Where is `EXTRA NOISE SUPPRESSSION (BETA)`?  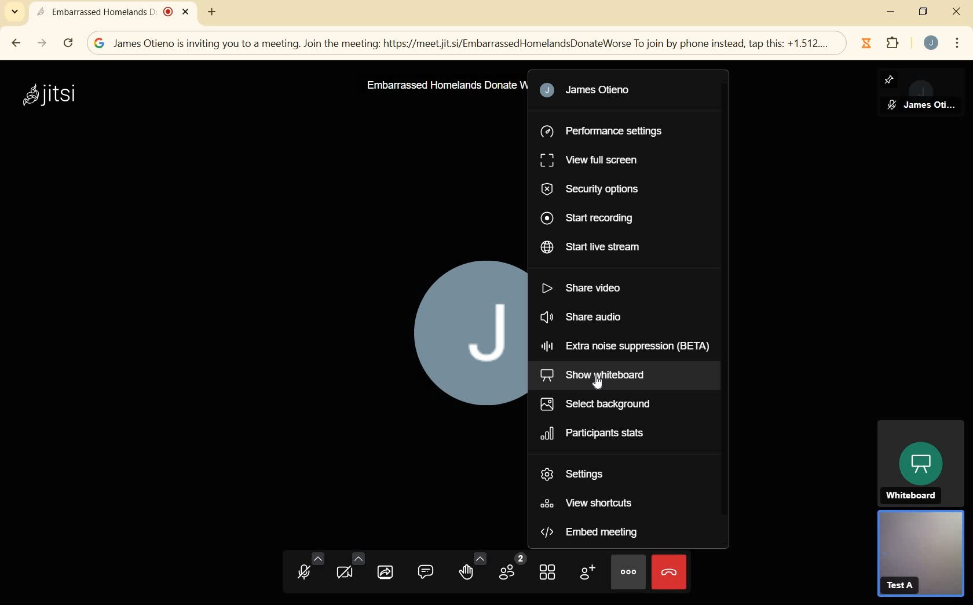 EXTRA NOISE SUPPRESSSION (BETA) is located at coordinates (624, 348).